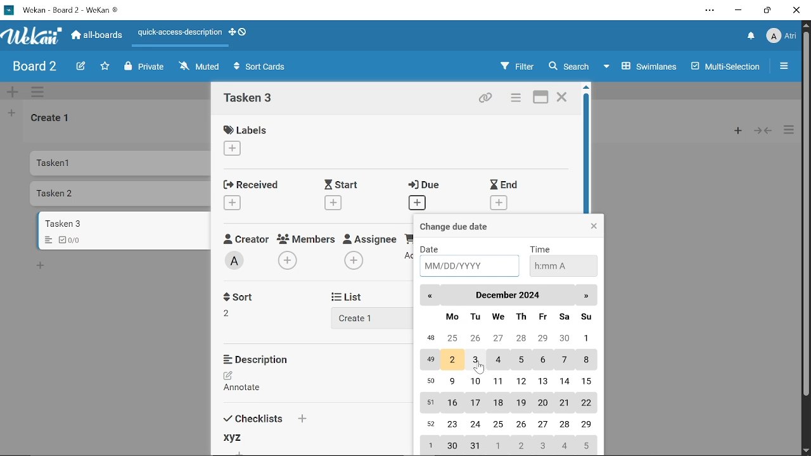 This screenshot has height=456, width=811. Describe the element at coordinates (797, 11) in the screenshot. I see `Close` at that location.